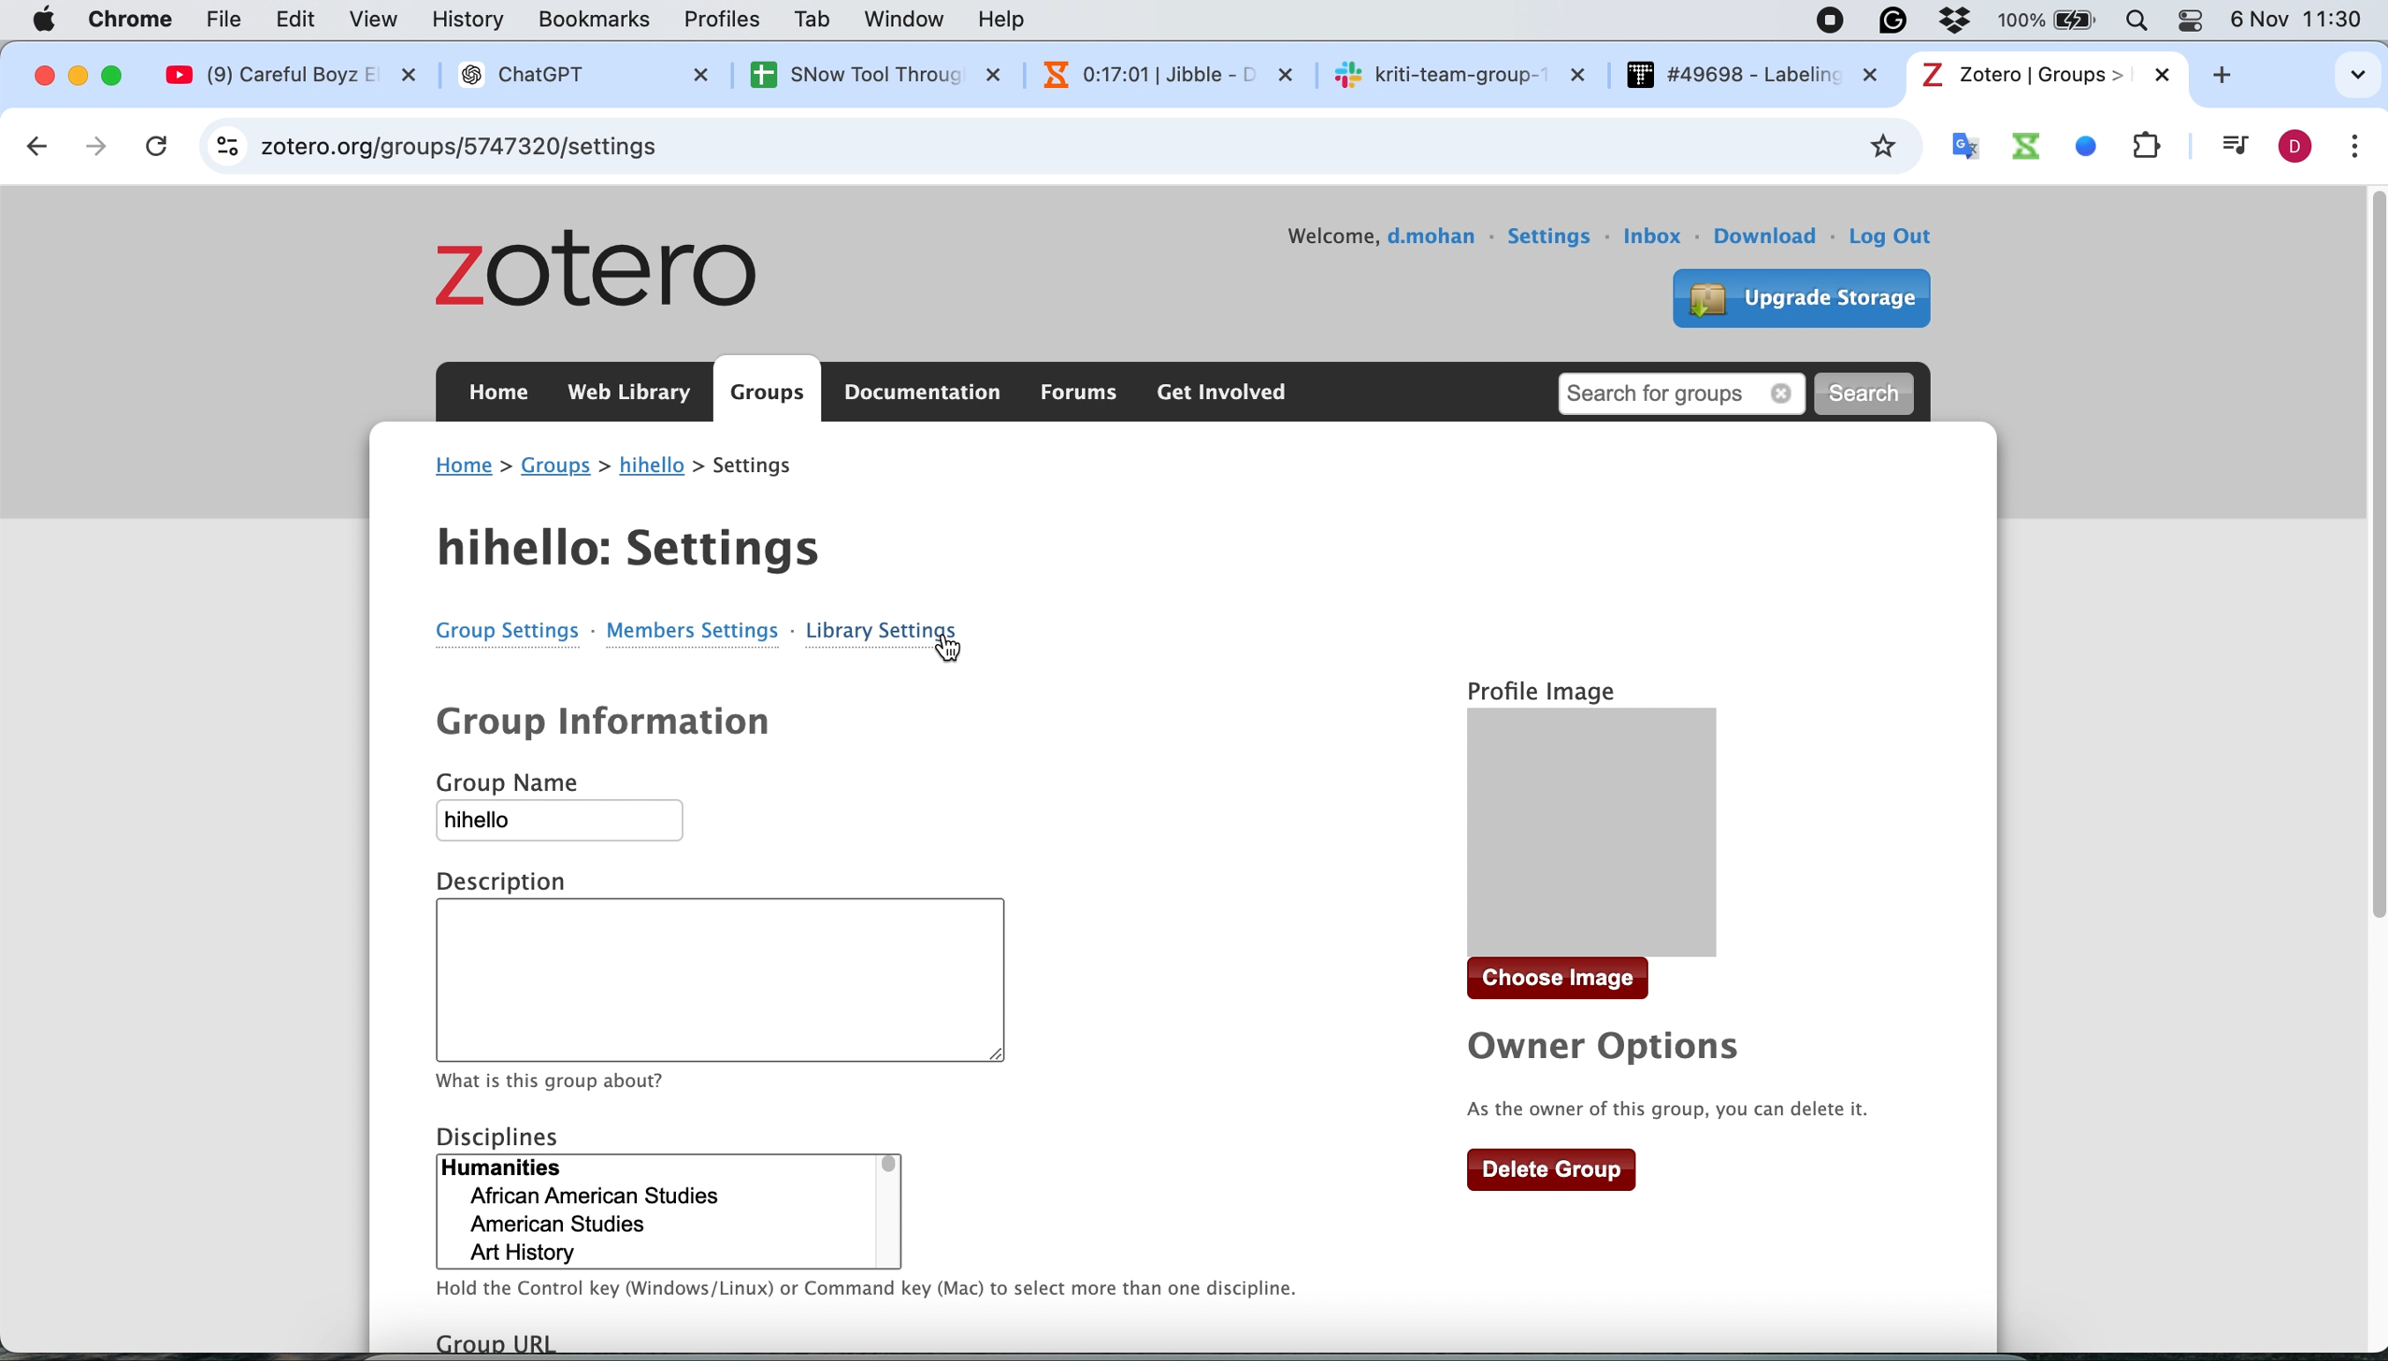  Describe the element at coordinates (557, 467) in the screenshot. I see `groups` at that location.